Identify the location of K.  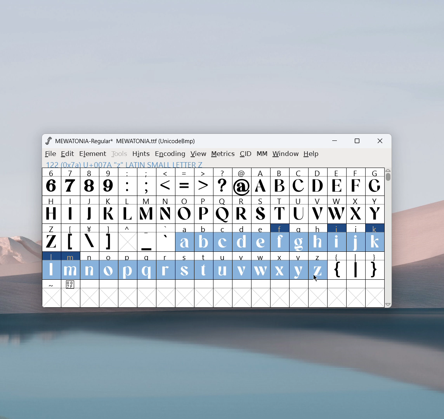
(109, 209).